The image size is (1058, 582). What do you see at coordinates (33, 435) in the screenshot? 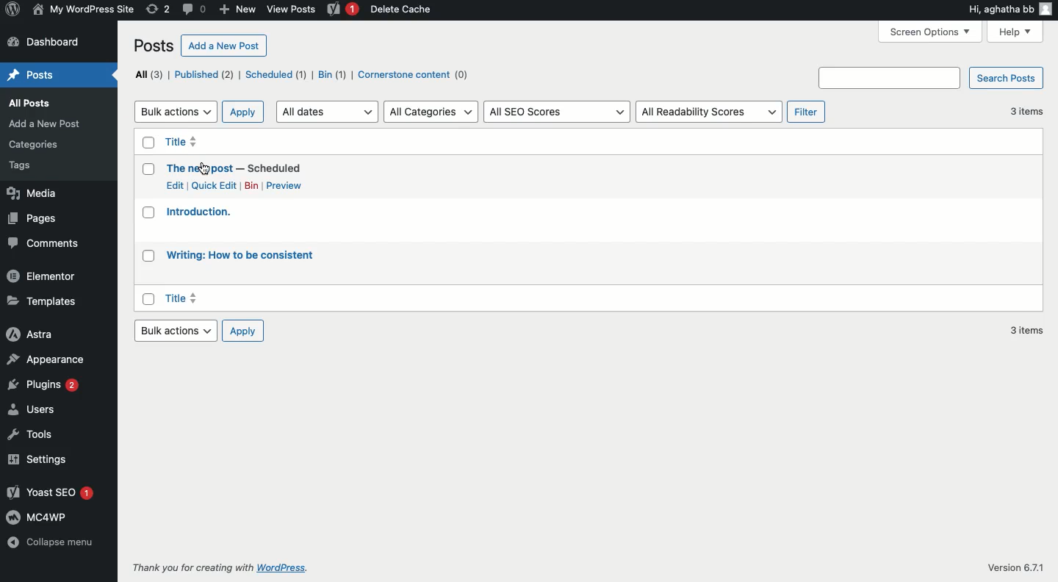
I see `Tools` at bounding box center [33, 435].